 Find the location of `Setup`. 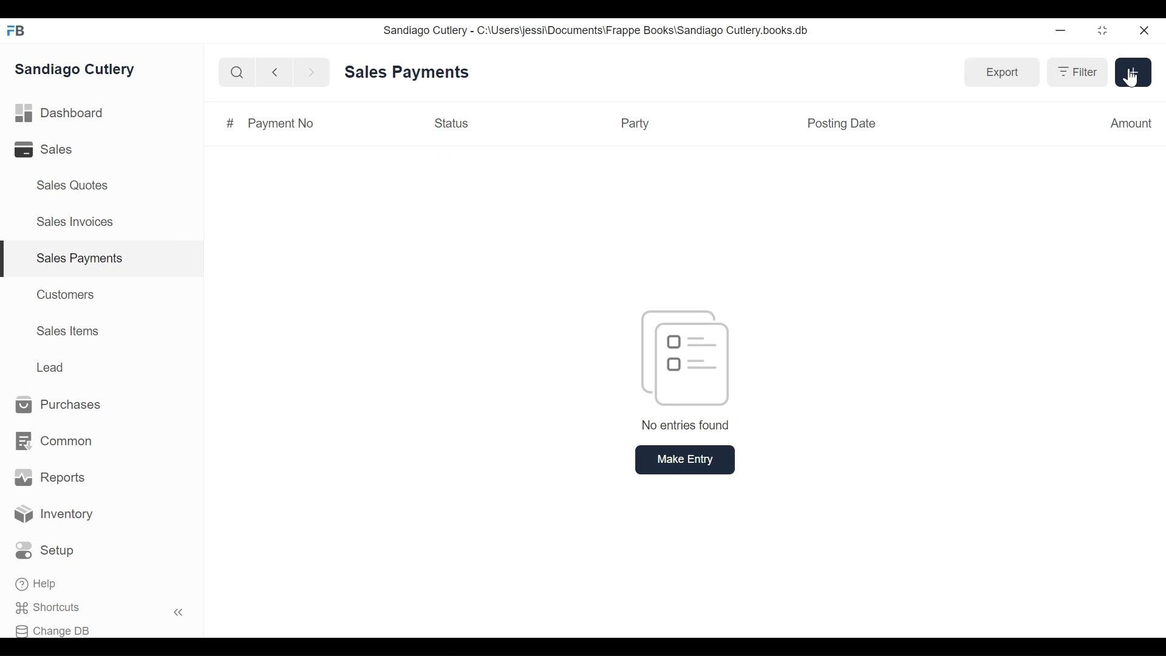

Setup is located at coordinates (48, 551).